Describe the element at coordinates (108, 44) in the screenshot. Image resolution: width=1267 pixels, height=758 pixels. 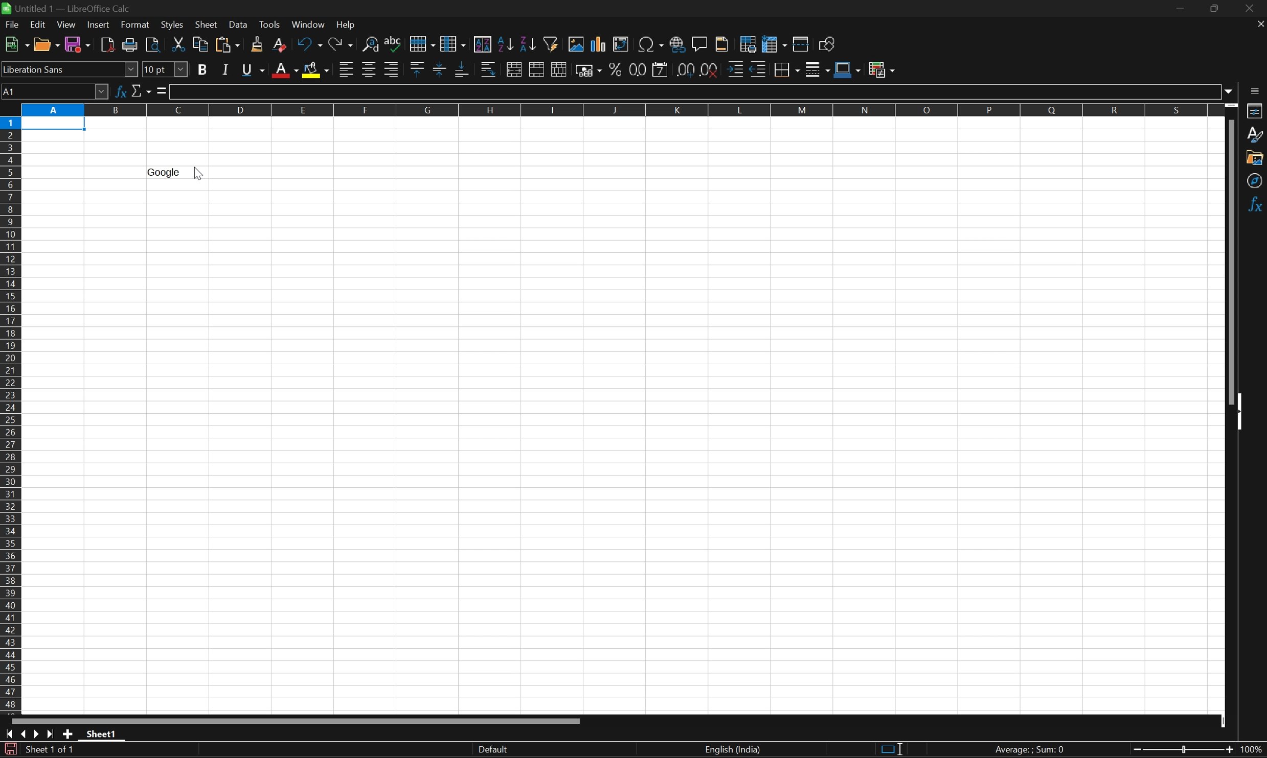
I see `Export directly as PDF` at that location.